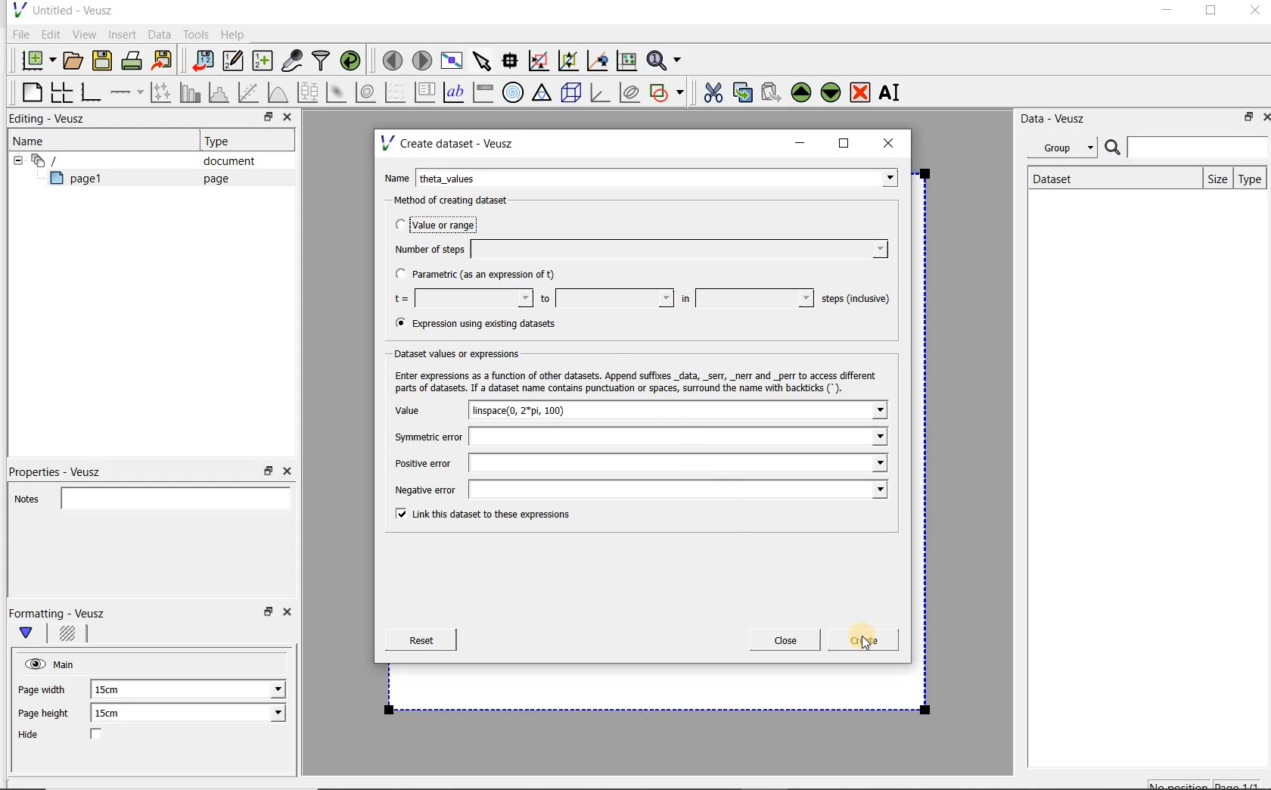 This screenshot has width=1271, height=790. I want to click on Enter expressions as a function of other datasets. Append suffixes _data, _serr, _nerr and _perr to access different
parts of datasets. If a dataset name contains punctuation or spaces, surround the name with backticks (*)., so click(639, 381).